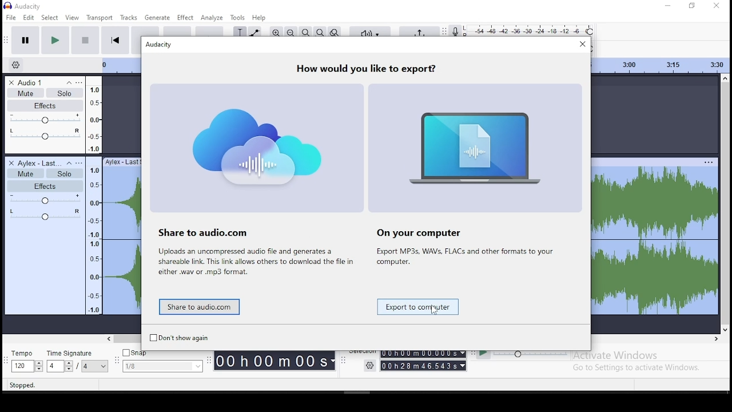 The image size is (732, 412). I want to click on playback speed, so click(531, 355).